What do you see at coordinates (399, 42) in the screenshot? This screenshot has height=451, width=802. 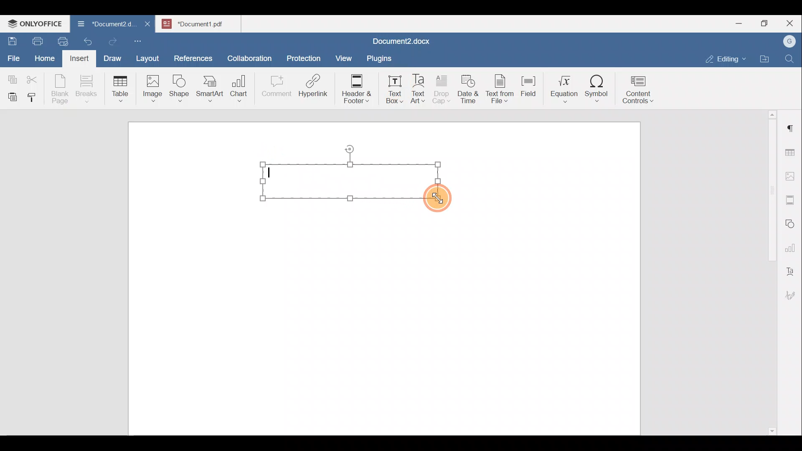 I see `Document name` at bounding box center [399, 42].